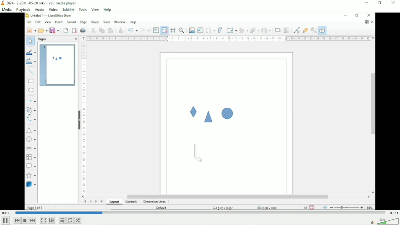 Image resolution: width=400 pixels, height=225 pixels. I want to click on Random, so click(78, 220).